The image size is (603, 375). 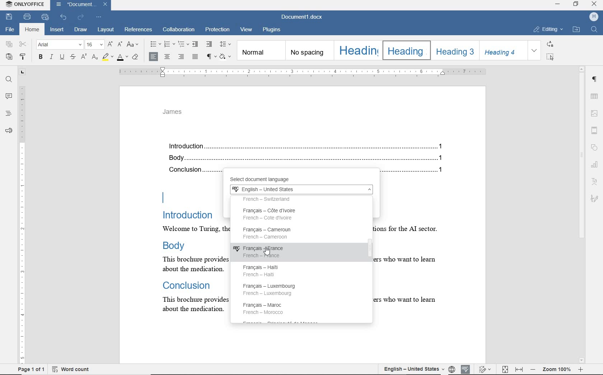 I want to click on Heading 3, so click(x=454, y=50).